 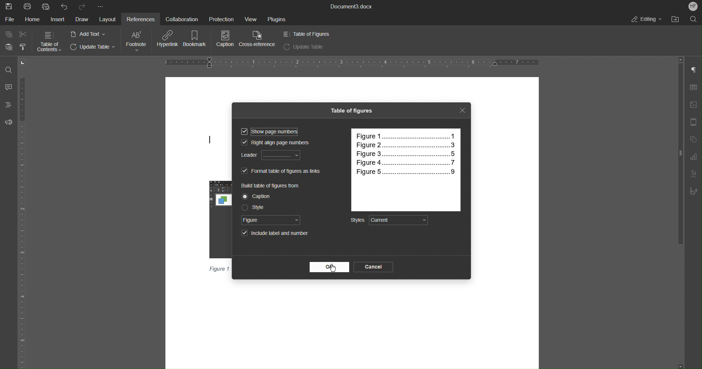 What do you see at coordinates (57, 19) in the screenshot?
I see `Insert` at bounding box center [57, 19].